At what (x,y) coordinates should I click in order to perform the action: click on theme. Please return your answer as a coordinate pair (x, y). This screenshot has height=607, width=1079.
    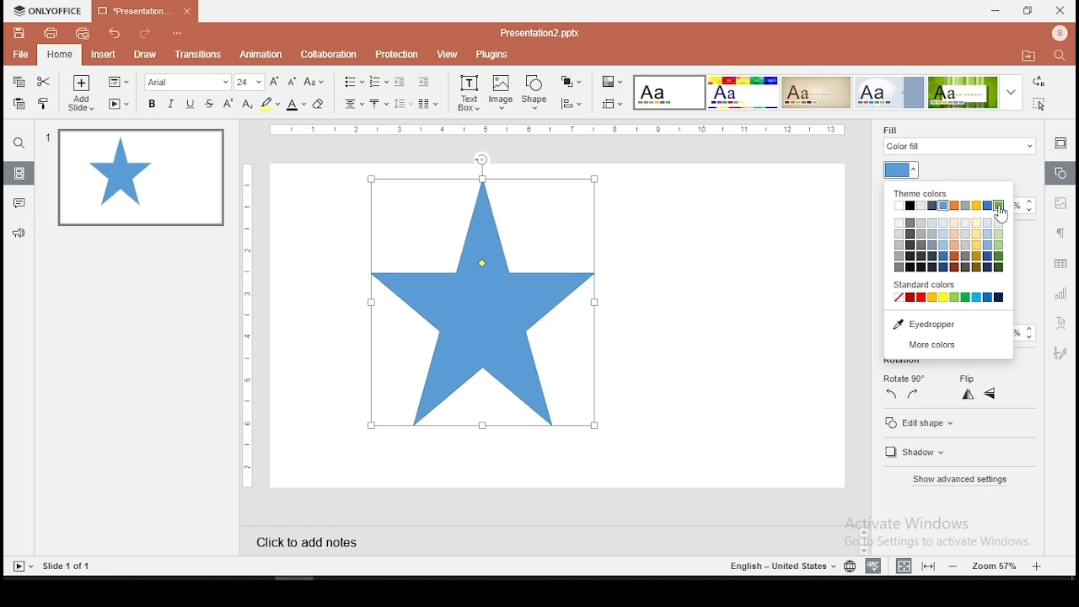
    Looking at the image, I should click on (670, 94).